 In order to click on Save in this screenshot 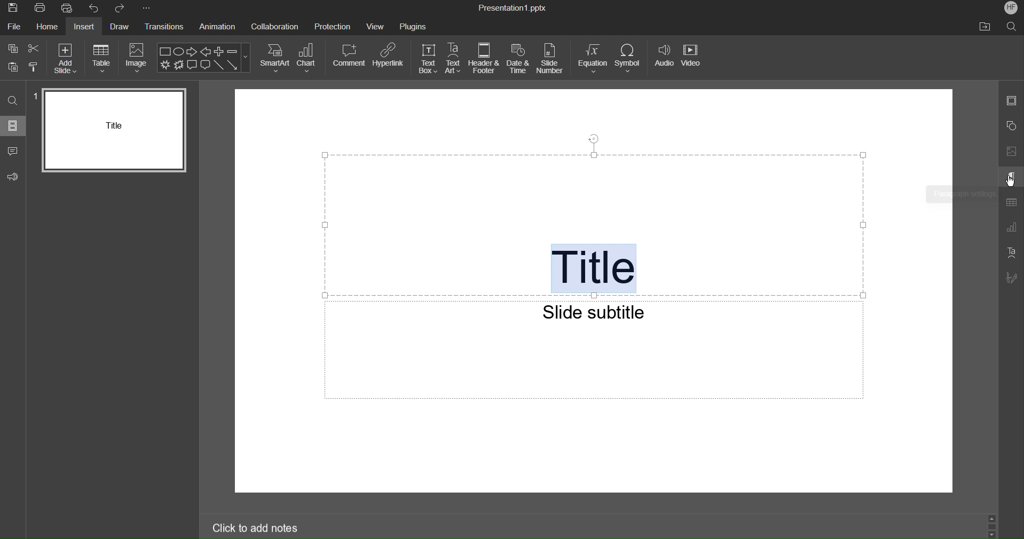, I will do `click(12, 9)`.